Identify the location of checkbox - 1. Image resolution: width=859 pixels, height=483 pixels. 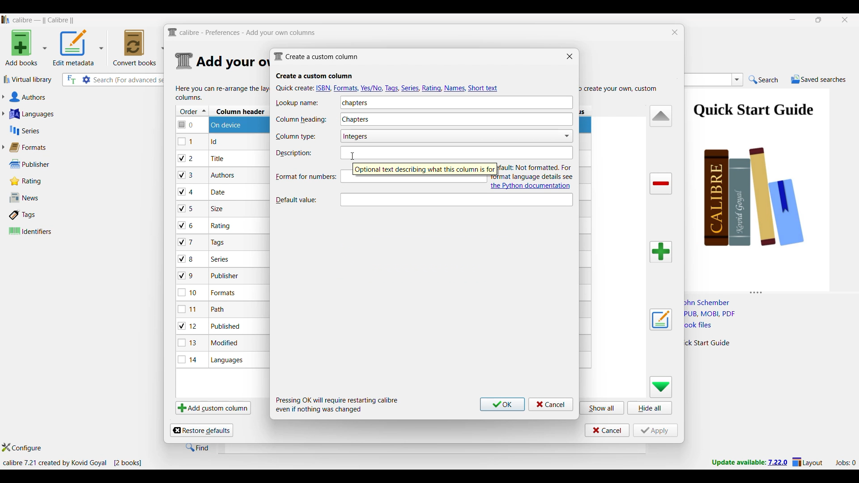
(187, 141).